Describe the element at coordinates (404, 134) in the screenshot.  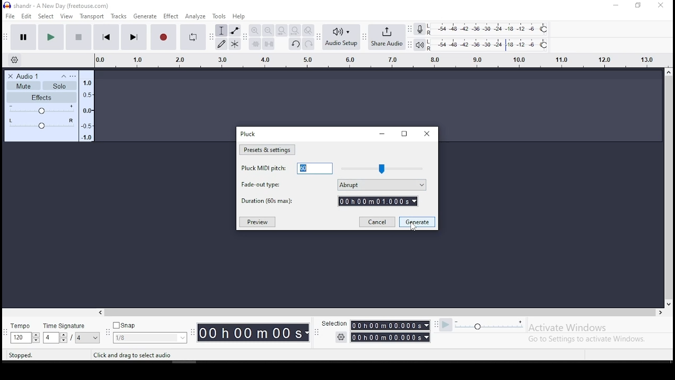
I see `restore` at that location.